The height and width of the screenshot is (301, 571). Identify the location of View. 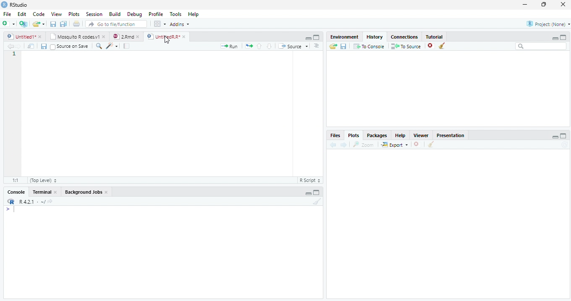
(56, 14).